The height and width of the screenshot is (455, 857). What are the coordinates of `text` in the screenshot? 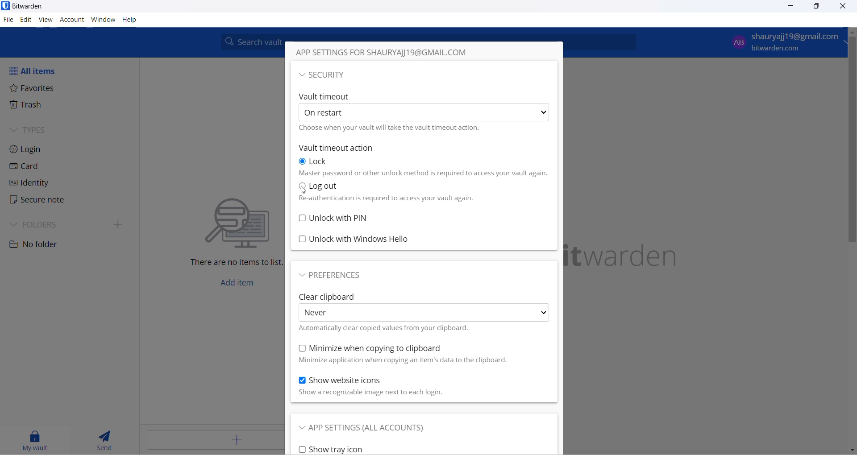 It's located at (381, 393).